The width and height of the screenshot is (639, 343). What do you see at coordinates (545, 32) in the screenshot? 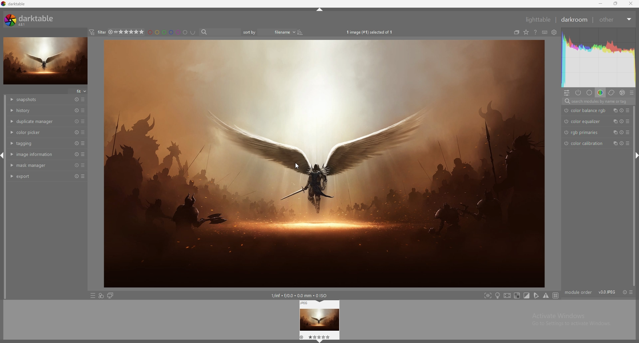
I see `define shortcuts` at bounding box center [545, 32].